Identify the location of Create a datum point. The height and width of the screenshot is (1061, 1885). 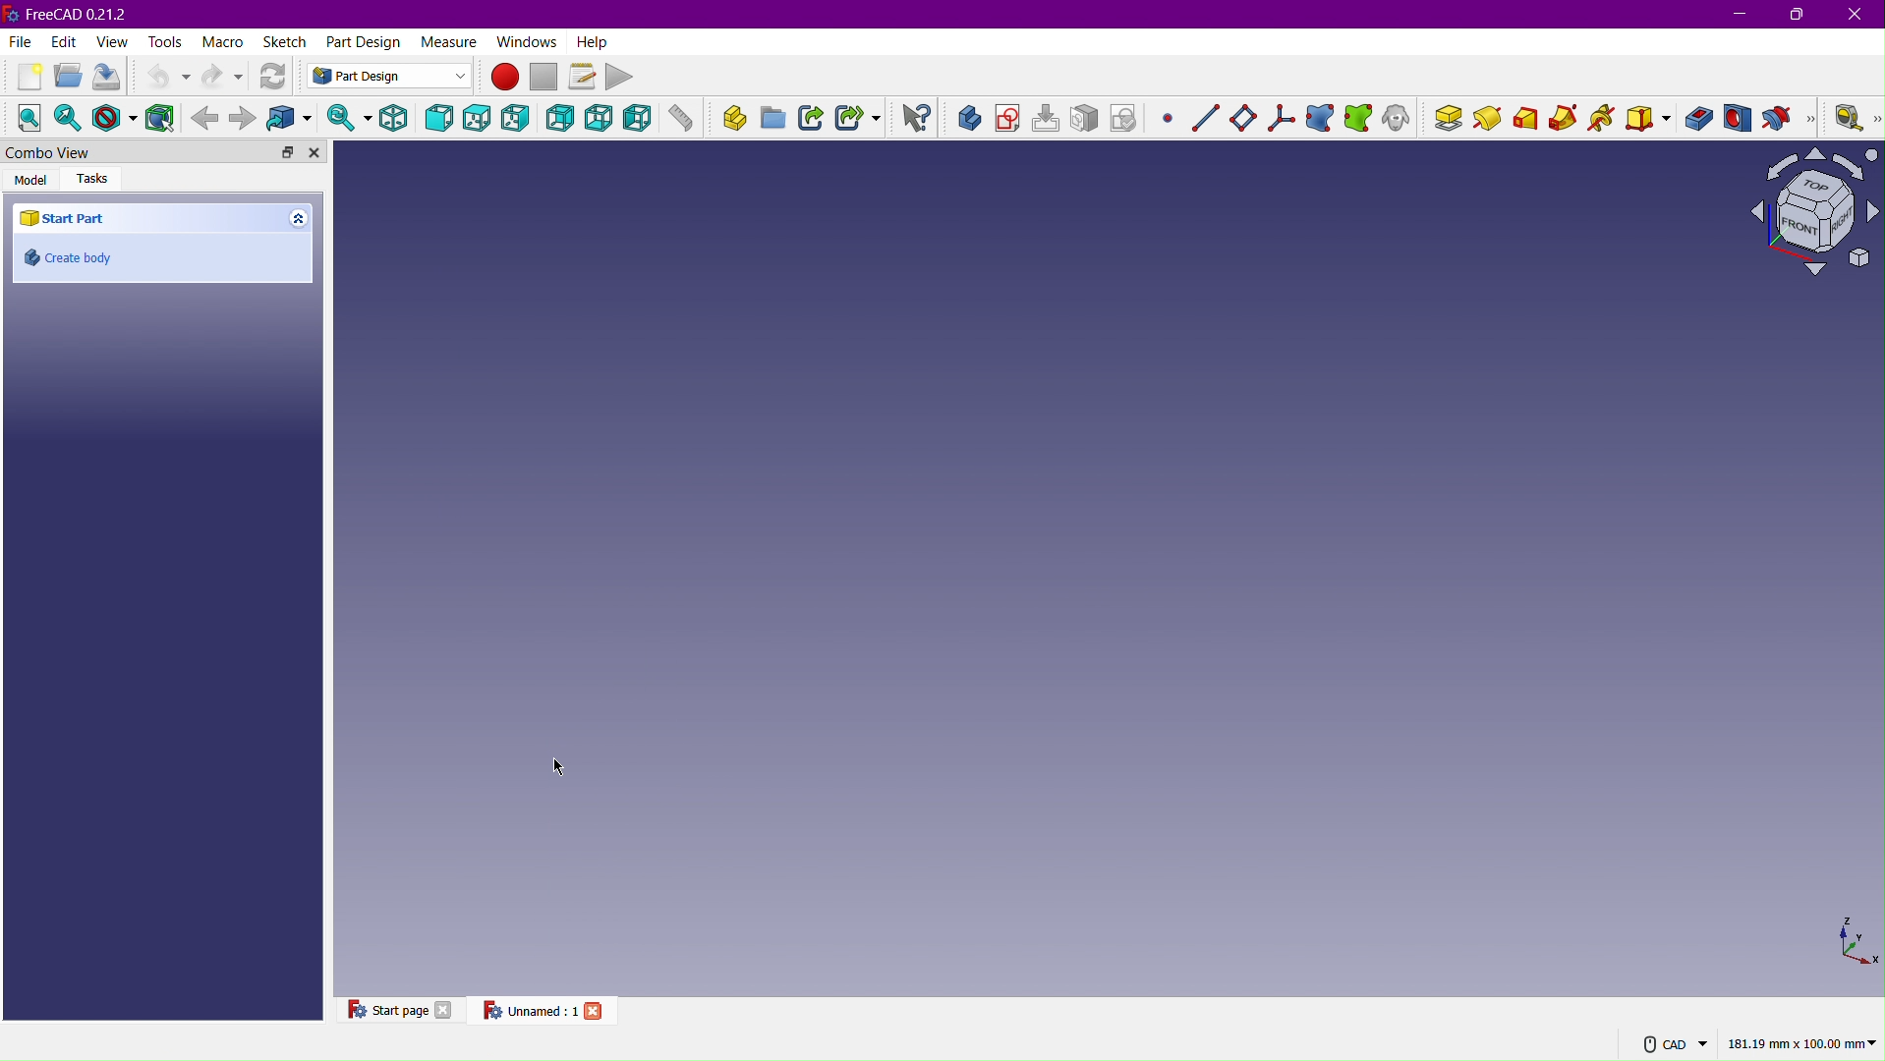
(1166, 117).